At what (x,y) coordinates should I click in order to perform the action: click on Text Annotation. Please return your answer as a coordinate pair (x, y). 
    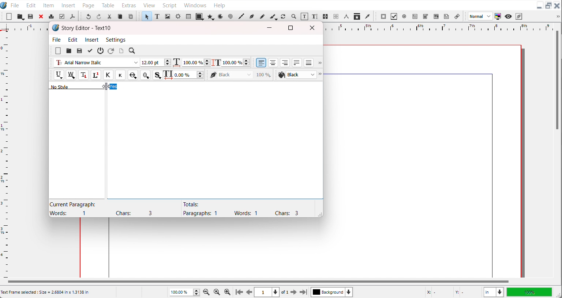
    Looking at the image, I should click on (446, 16).